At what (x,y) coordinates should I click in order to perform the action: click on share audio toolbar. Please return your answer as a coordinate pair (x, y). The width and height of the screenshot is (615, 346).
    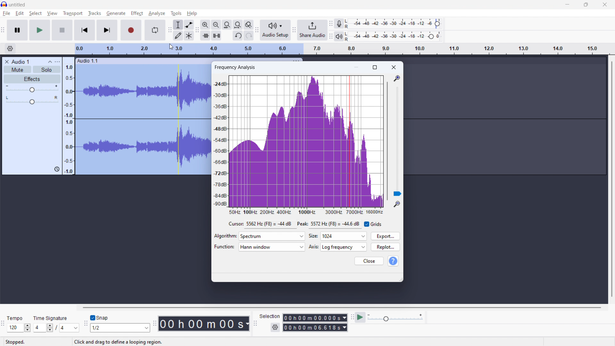
    Looking at the image, I should click on (294, 31).